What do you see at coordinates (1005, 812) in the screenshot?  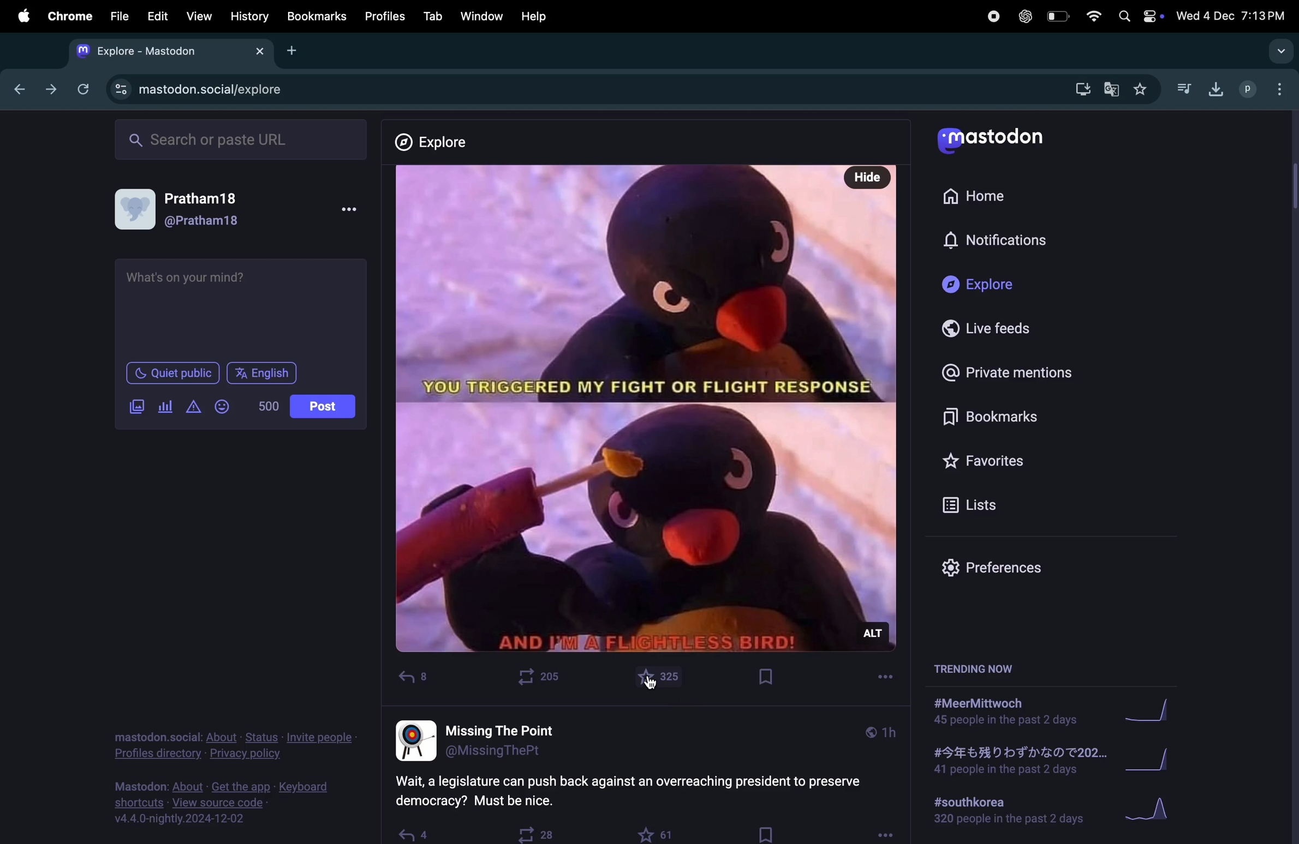 I see `#southkorea` at bounding box center [1005, 812].